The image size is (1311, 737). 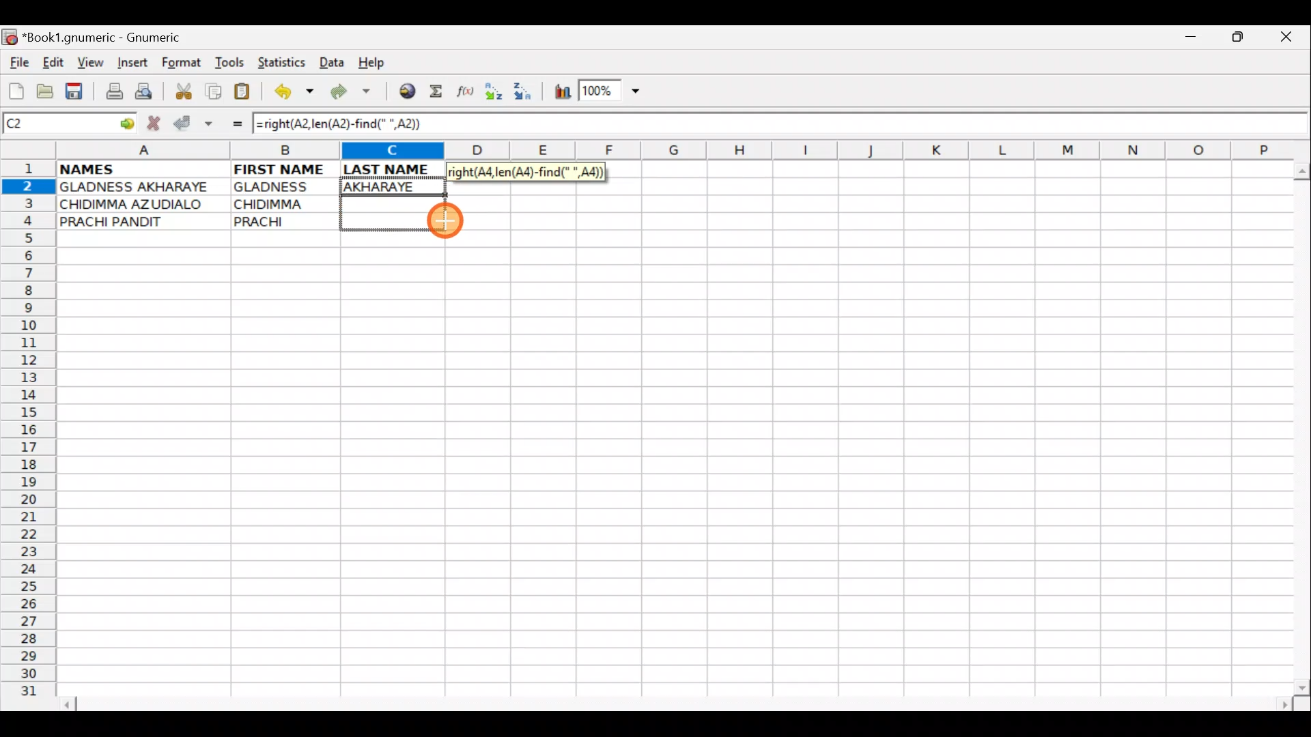 I want to click on AKHARAYE, so click(x=394, y=186).